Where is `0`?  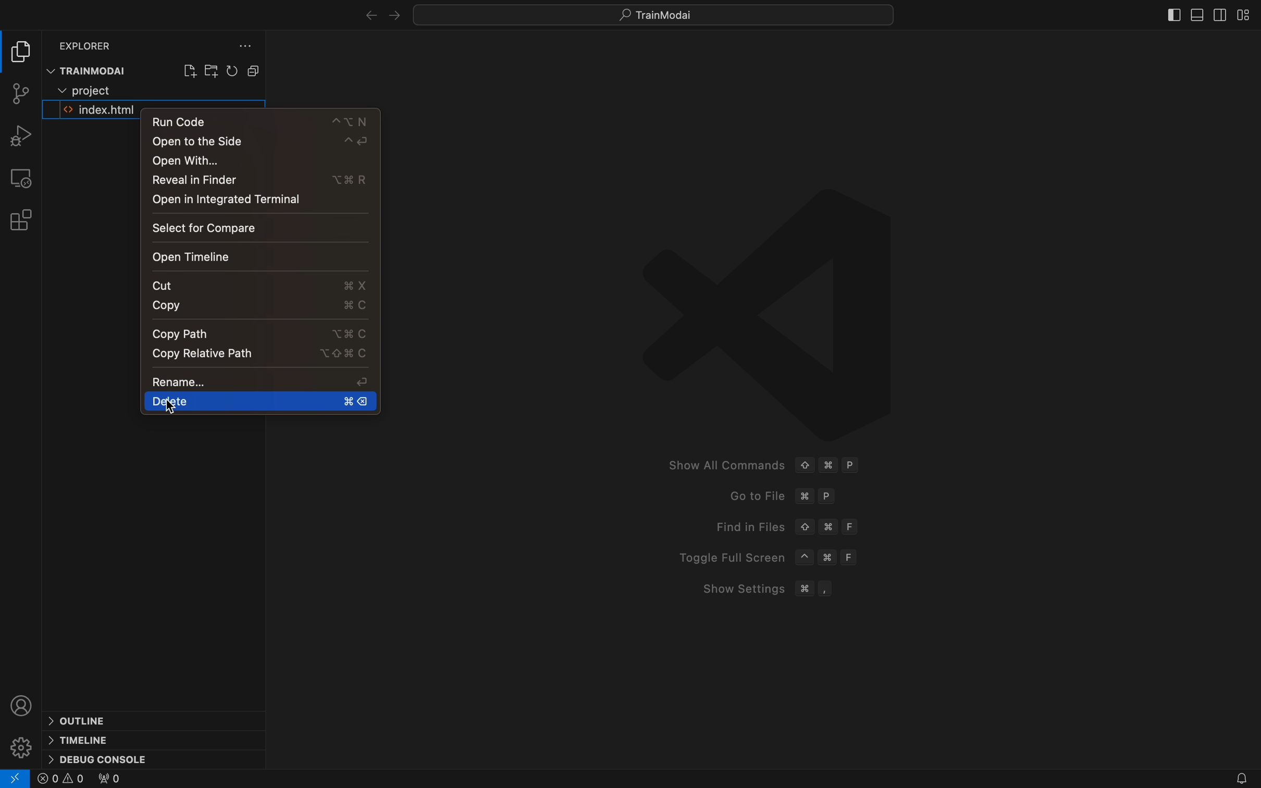 0 is located at coordinates (61, 780).